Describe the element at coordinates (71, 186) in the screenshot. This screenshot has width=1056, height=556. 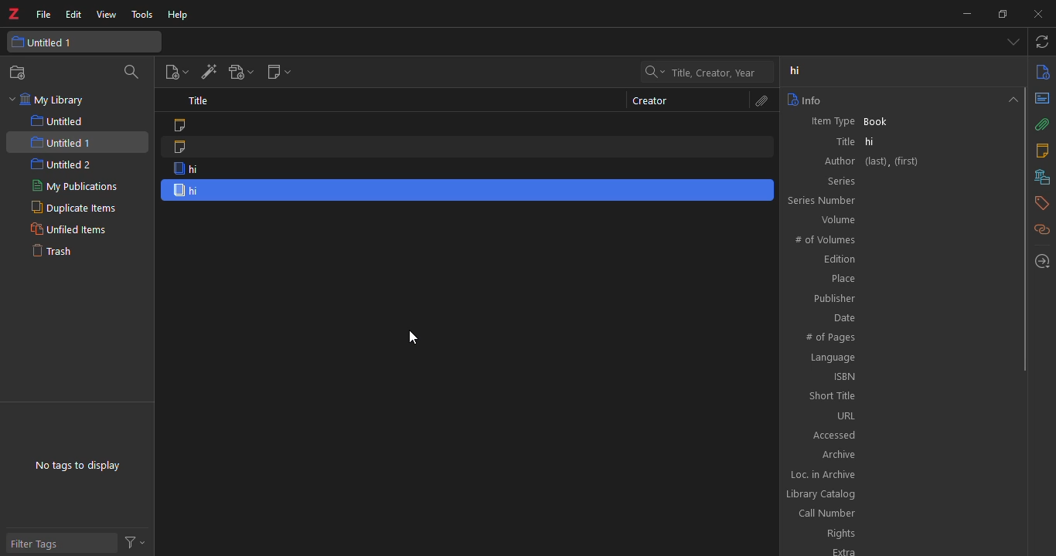
I see `my publications` at that location.